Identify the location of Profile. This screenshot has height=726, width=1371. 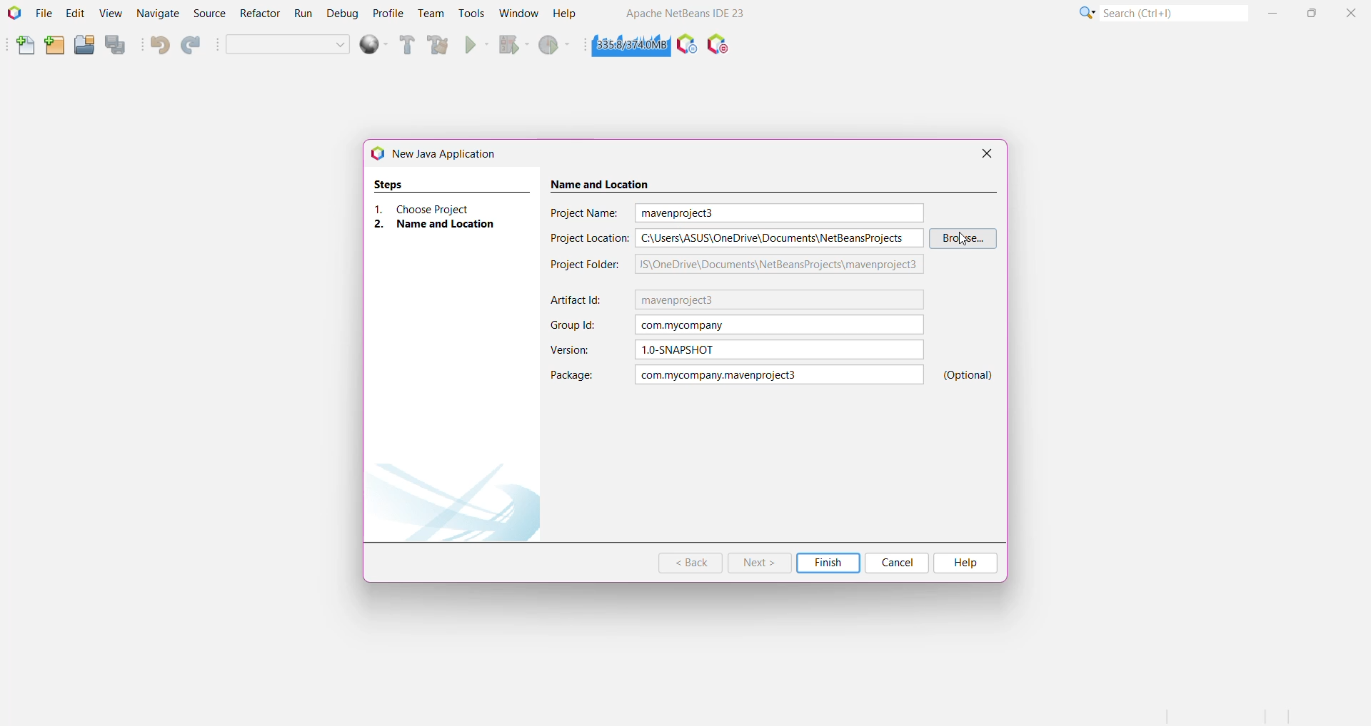
(387, 14).